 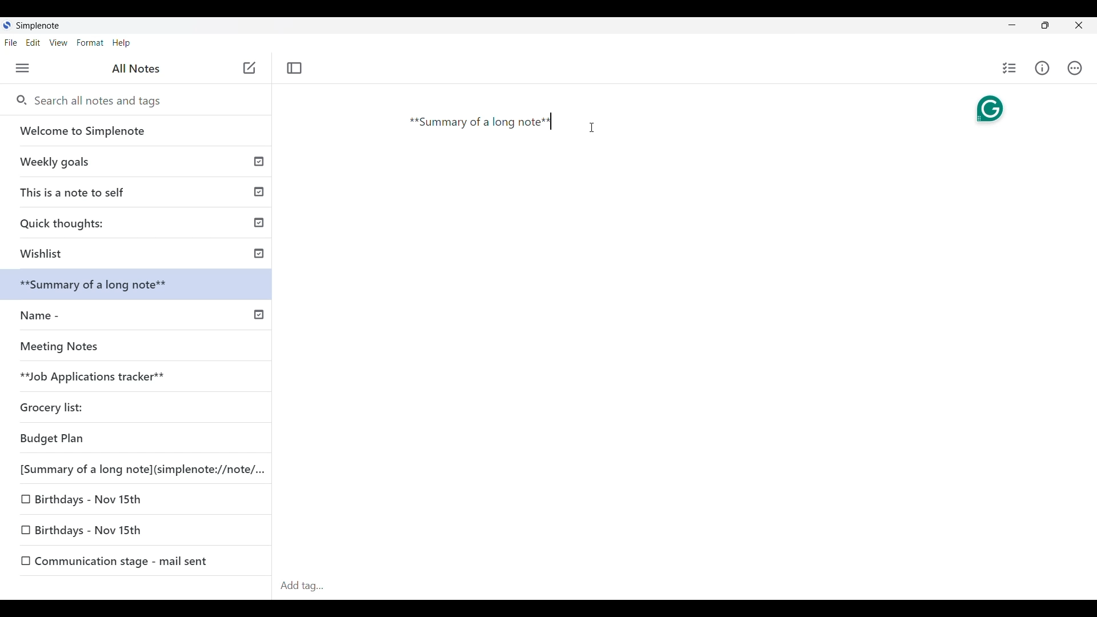 What do you see at coordinates (1046, 25) in the screenshot?
I see `Resize` at bounding box center [1046, 25].